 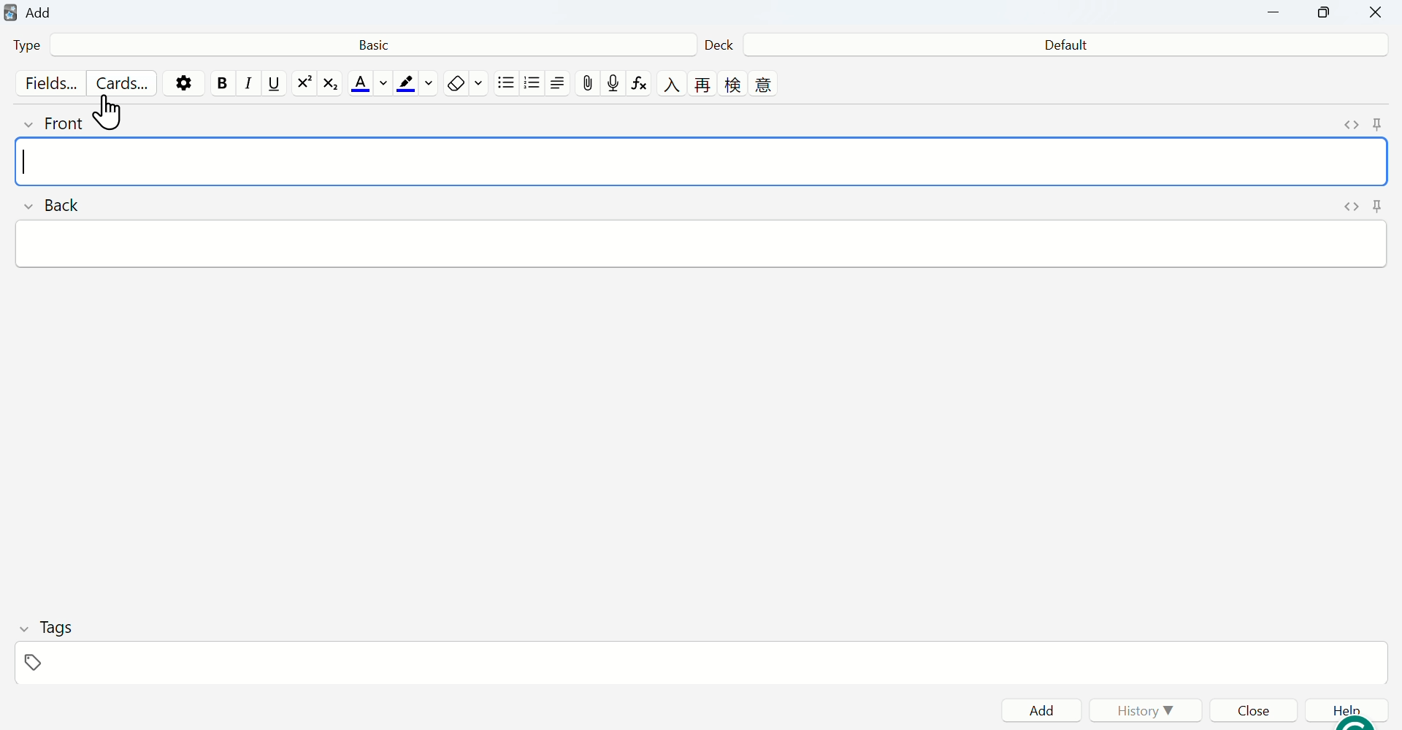 I want to click on options, so click(x=183, y=83).